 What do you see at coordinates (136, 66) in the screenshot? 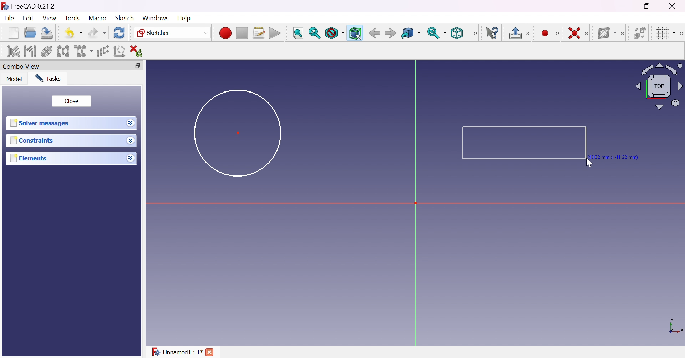
I see `Restore down` at bounding box center [136, 66].